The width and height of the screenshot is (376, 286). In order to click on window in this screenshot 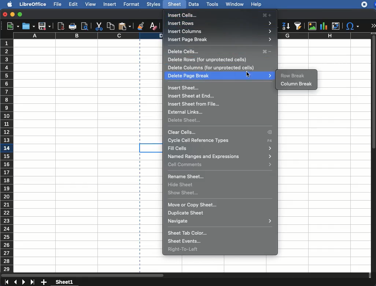, I will do `click(234, 5)`.